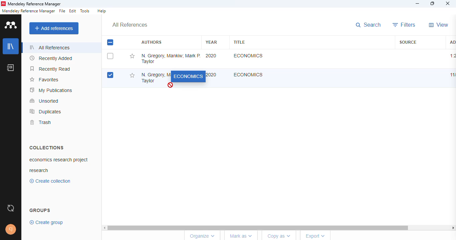 The image size is (456, 240). I want to click on view, so click(439, 25).